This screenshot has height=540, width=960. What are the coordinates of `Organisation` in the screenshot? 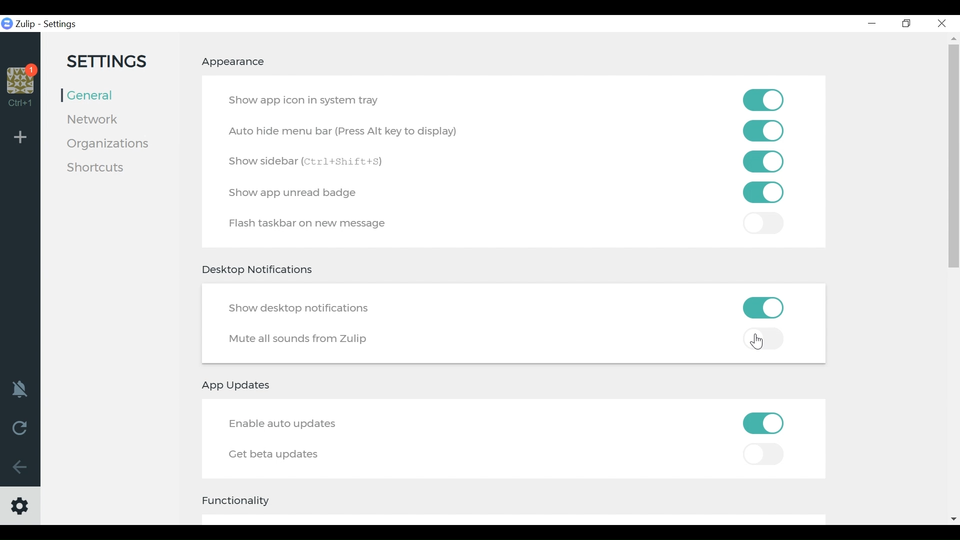 It's located at (21, 80).